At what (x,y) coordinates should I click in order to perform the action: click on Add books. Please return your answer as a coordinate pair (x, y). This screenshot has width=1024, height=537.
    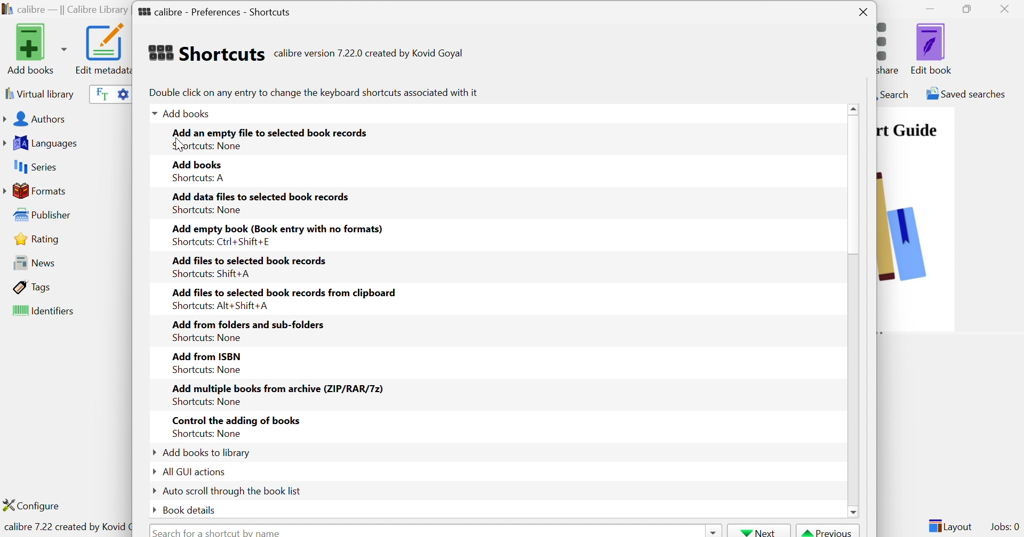
    Looking at the image, I should click on (35, 48).